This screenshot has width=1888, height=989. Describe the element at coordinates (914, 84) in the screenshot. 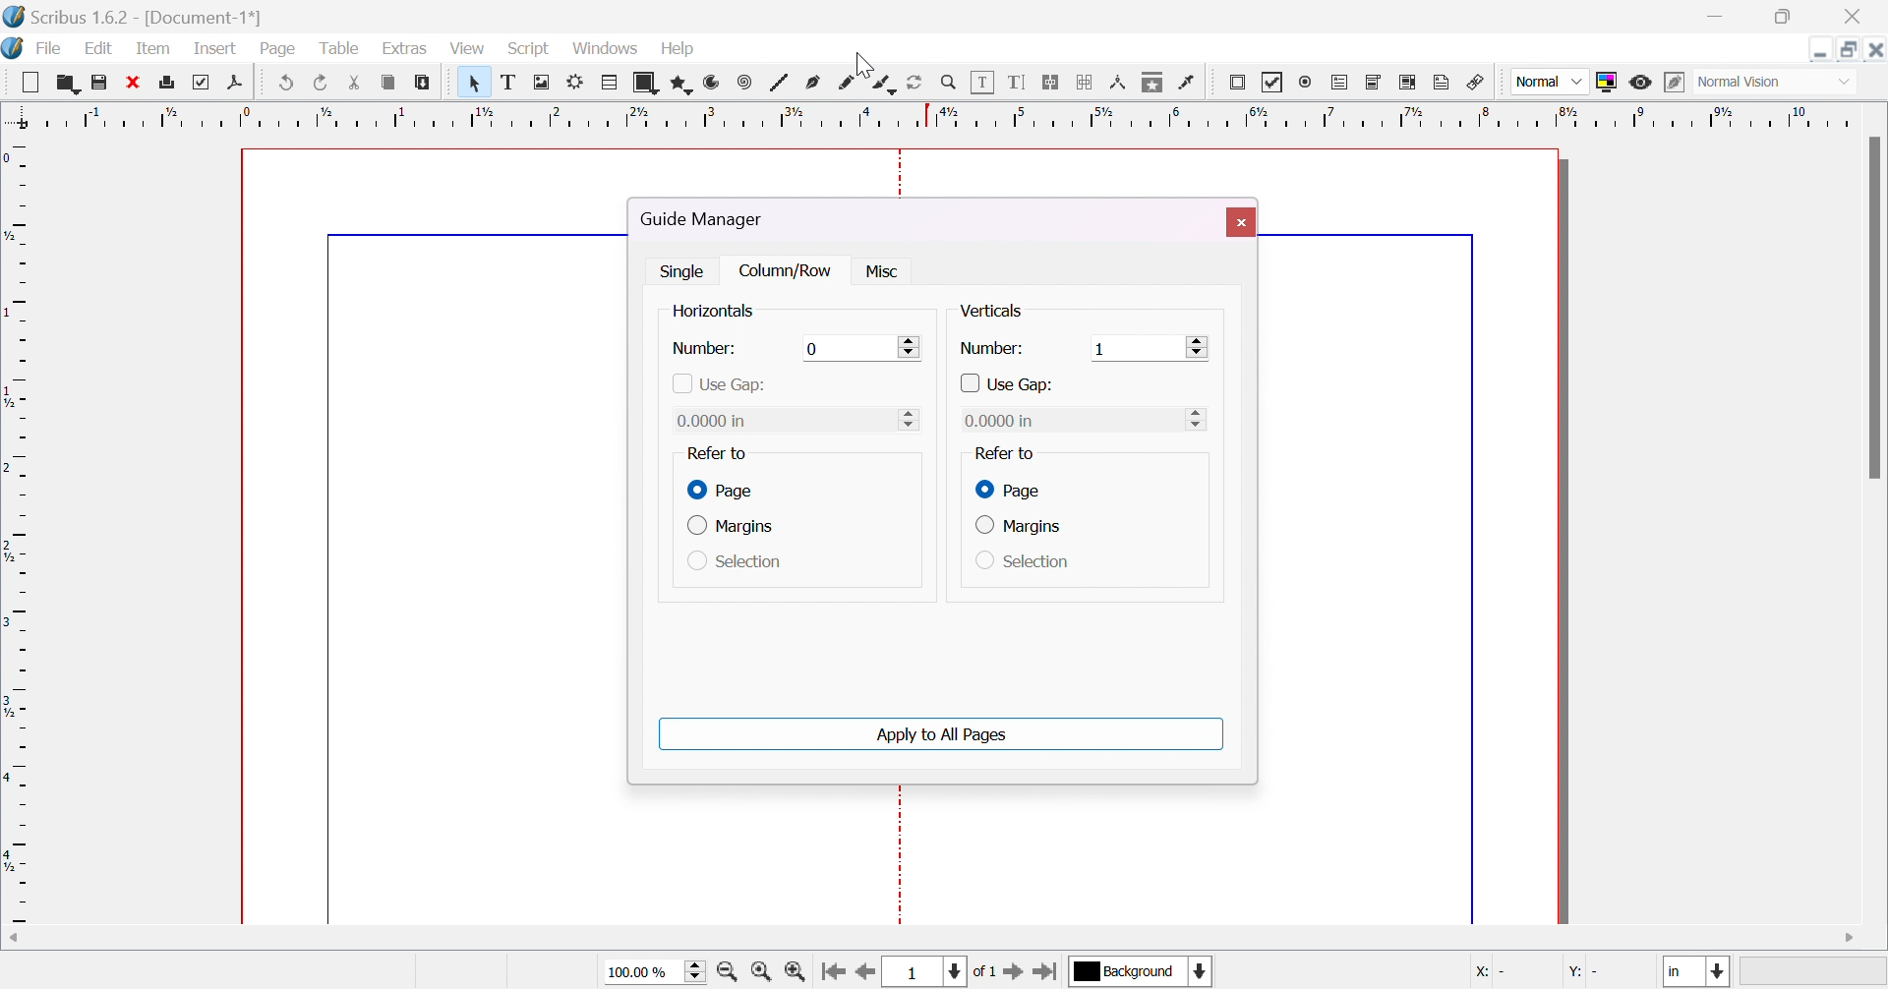

I see `rotate item` at that location.